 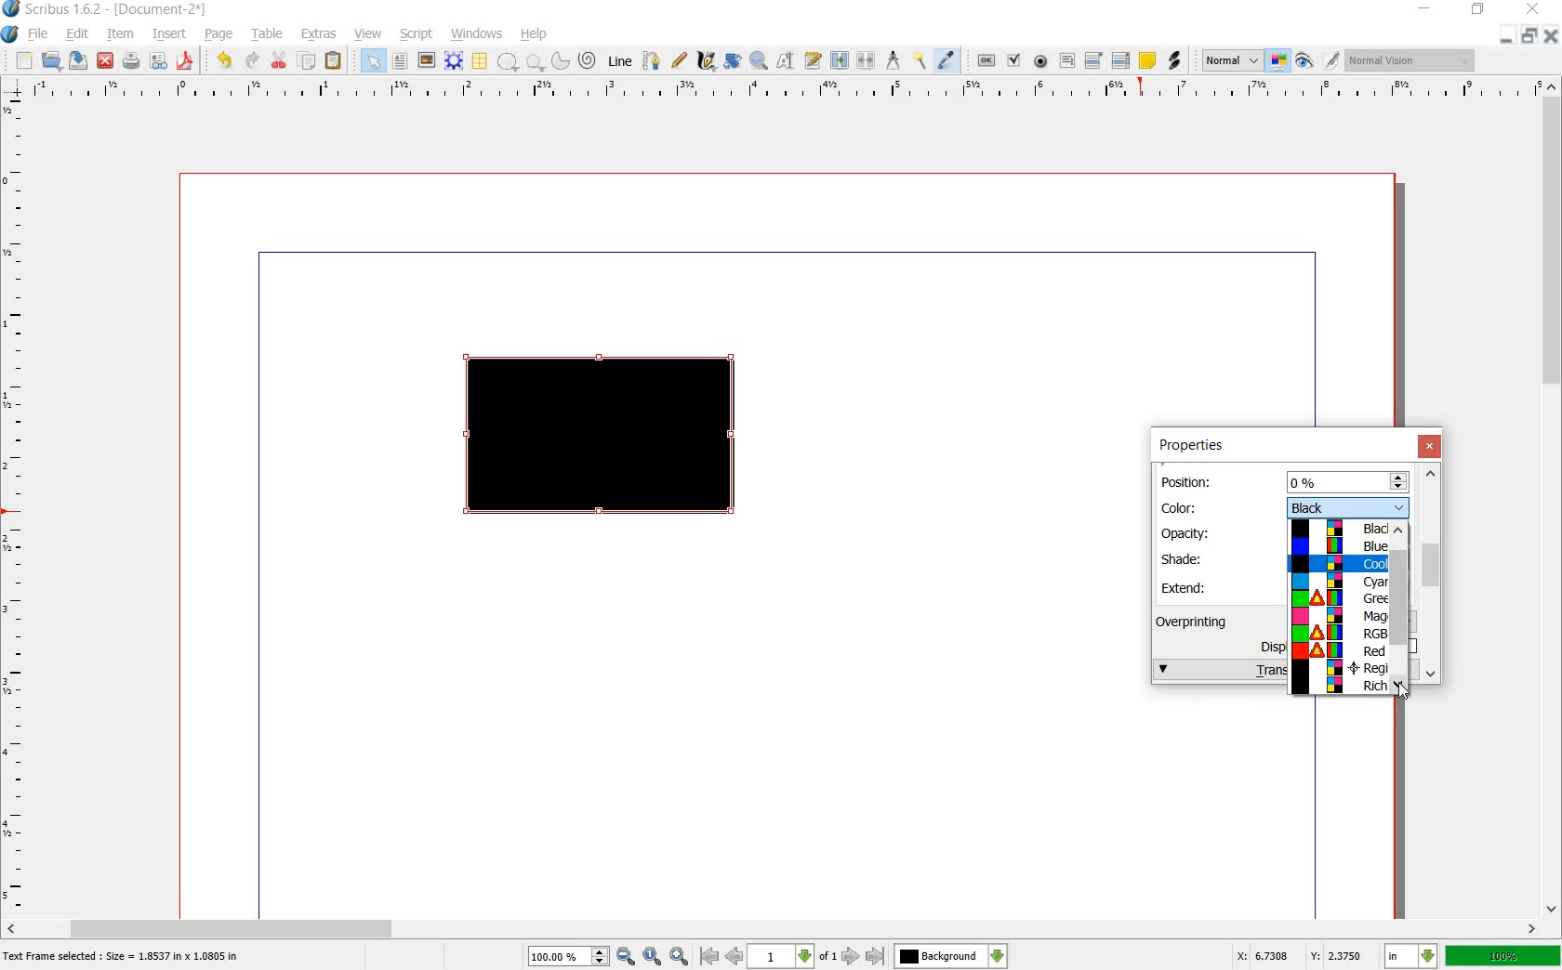 I want to click on scroll bar, so click(x=774, y=927).